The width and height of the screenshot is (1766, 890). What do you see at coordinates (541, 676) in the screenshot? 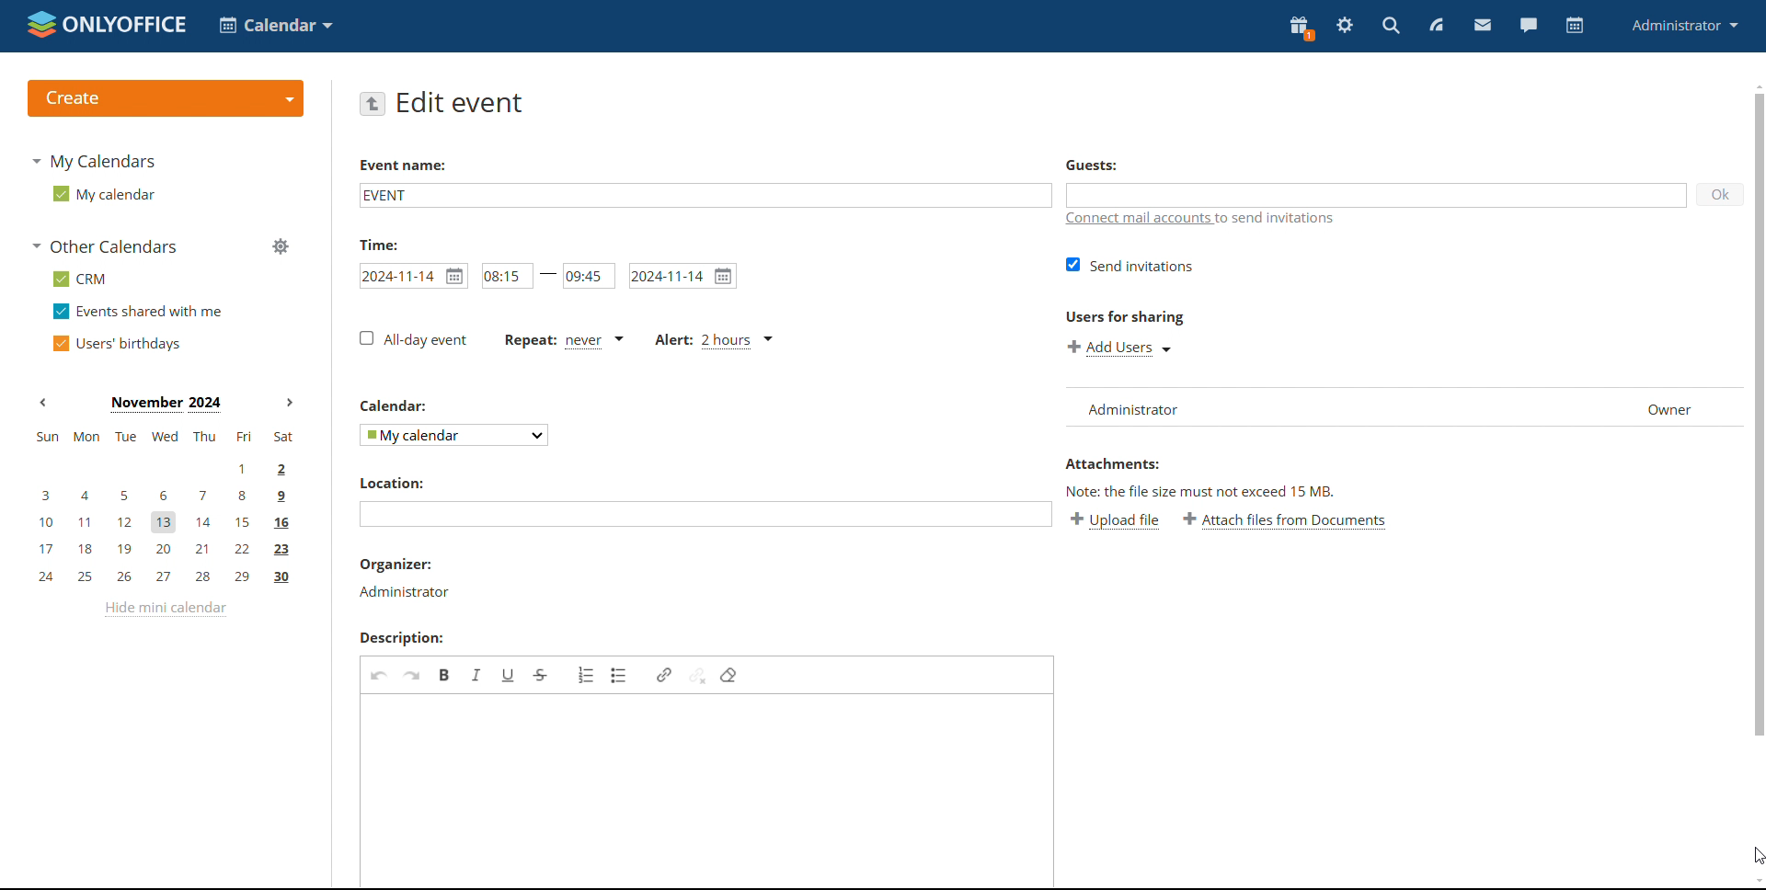
I see `strikethrough` at bounding box center [541, 676].